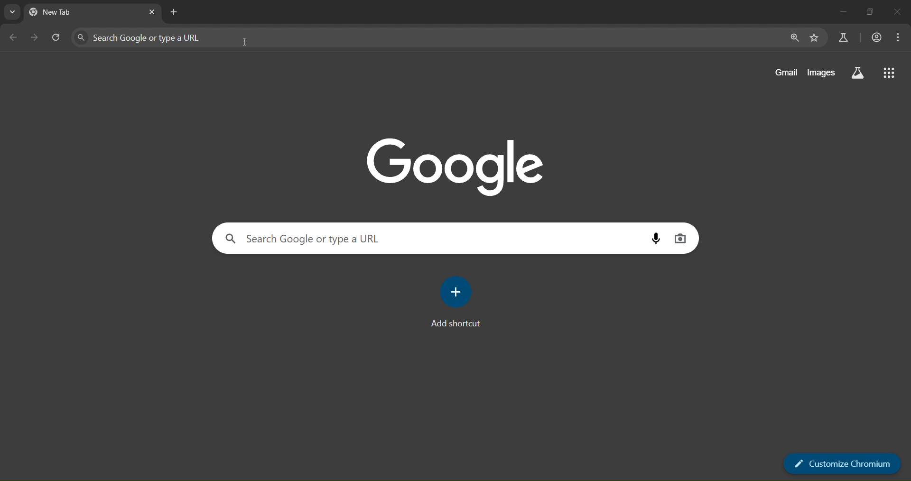  I want to click on accounts, so click(876, 37).